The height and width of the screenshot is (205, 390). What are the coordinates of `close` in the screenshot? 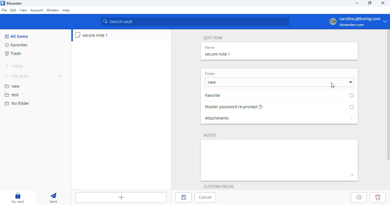 It's located at (383, 3).